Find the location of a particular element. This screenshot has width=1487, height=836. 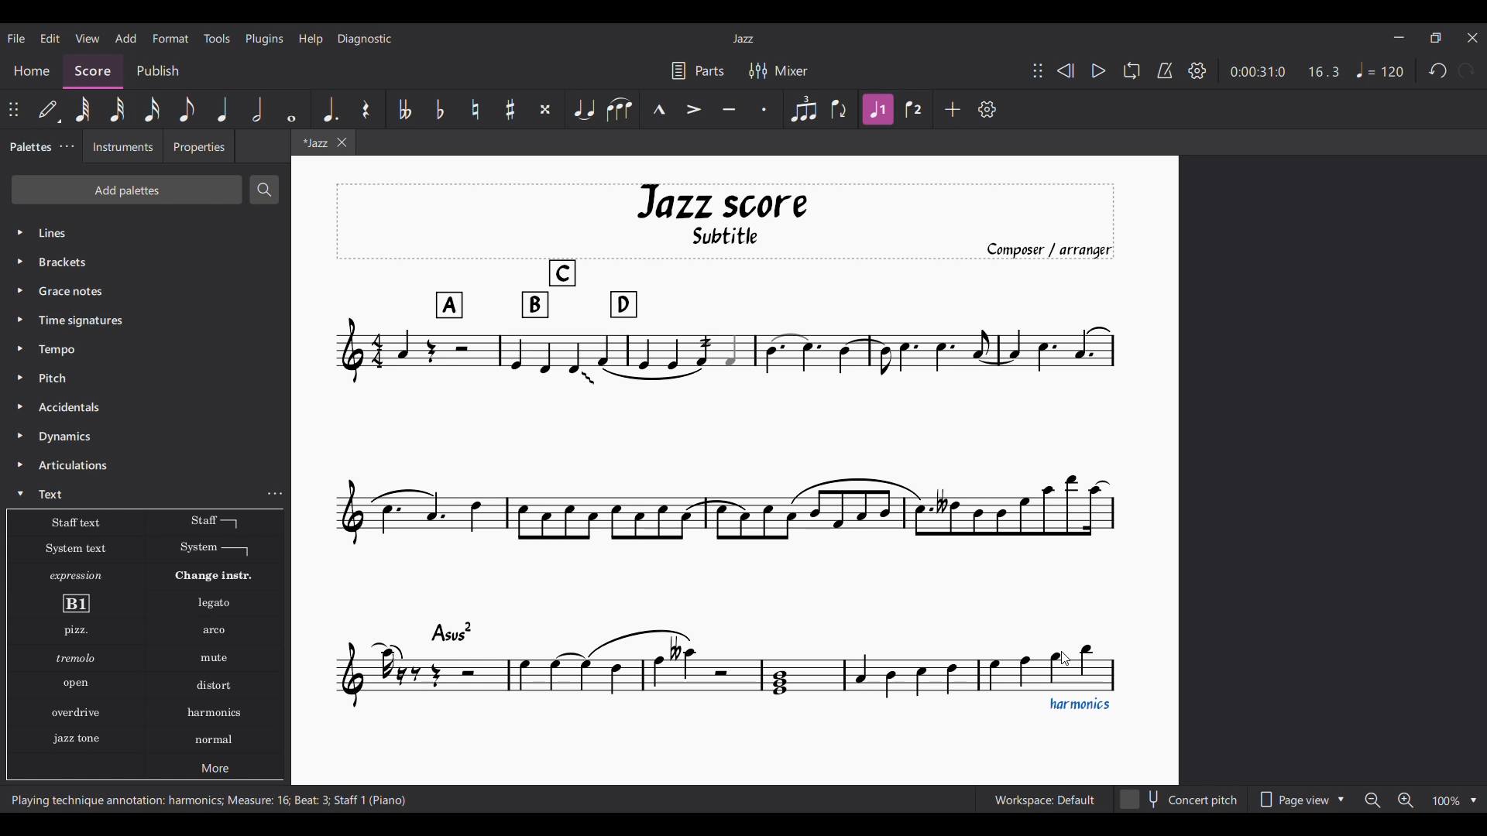

Redo is located at coordinates (1466, 70).